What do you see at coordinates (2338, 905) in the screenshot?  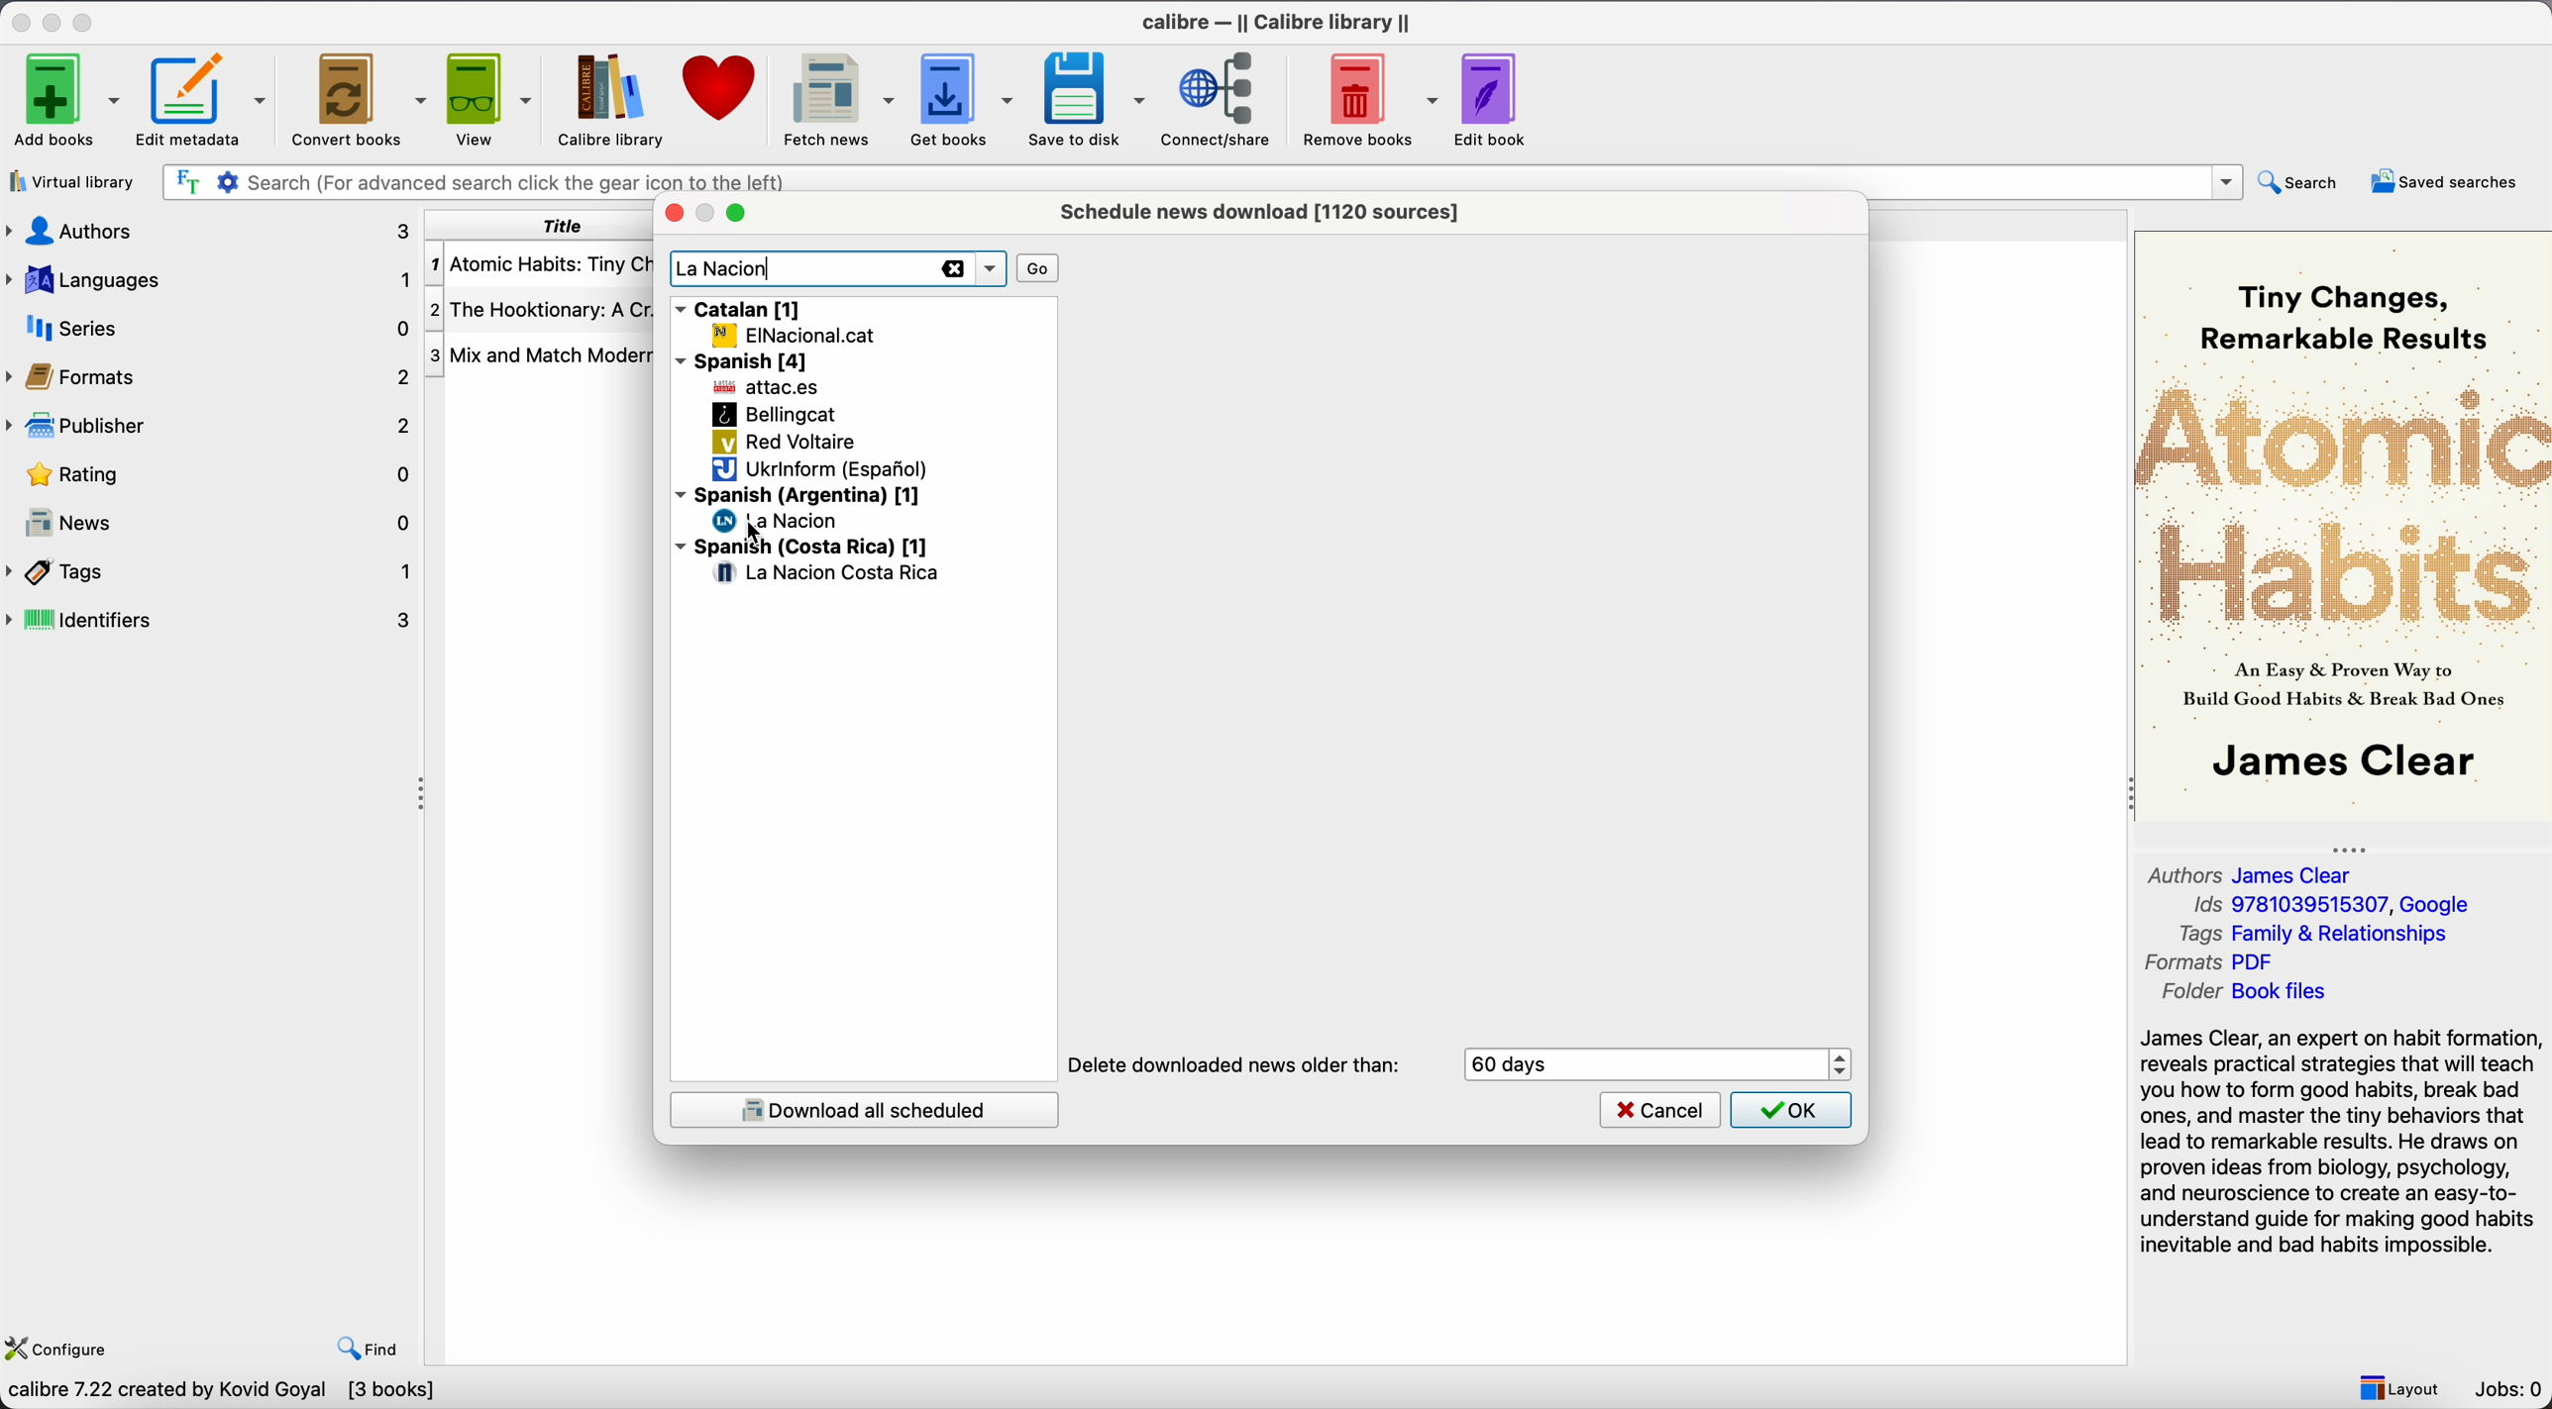 I see `Ids 9781039515307, Google` at bounding box center [2338, 905].